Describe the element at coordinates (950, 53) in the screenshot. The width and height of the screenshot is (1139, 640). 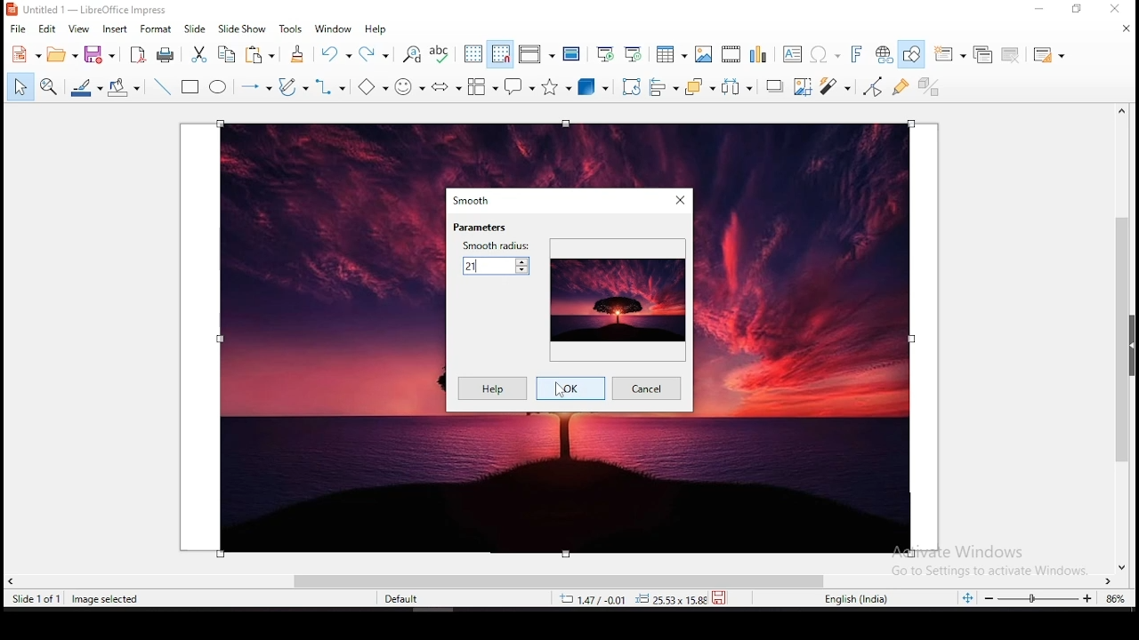
I see `new slide` at that location.